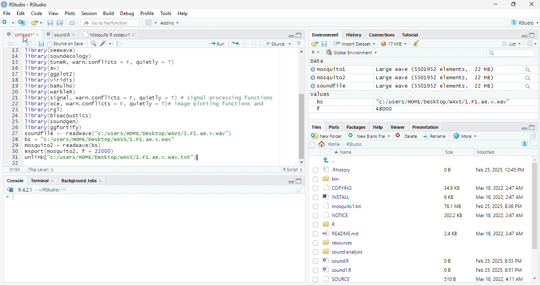 This screenshot has width=540, height=286. Describe the element at coordinates (166, 13) in the screenshot. I see `Tools` at that location.